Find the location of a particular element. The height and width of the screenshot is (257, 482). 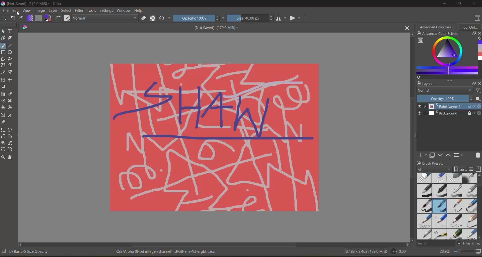

advanced color selctor is located at coordinates (439, 33).